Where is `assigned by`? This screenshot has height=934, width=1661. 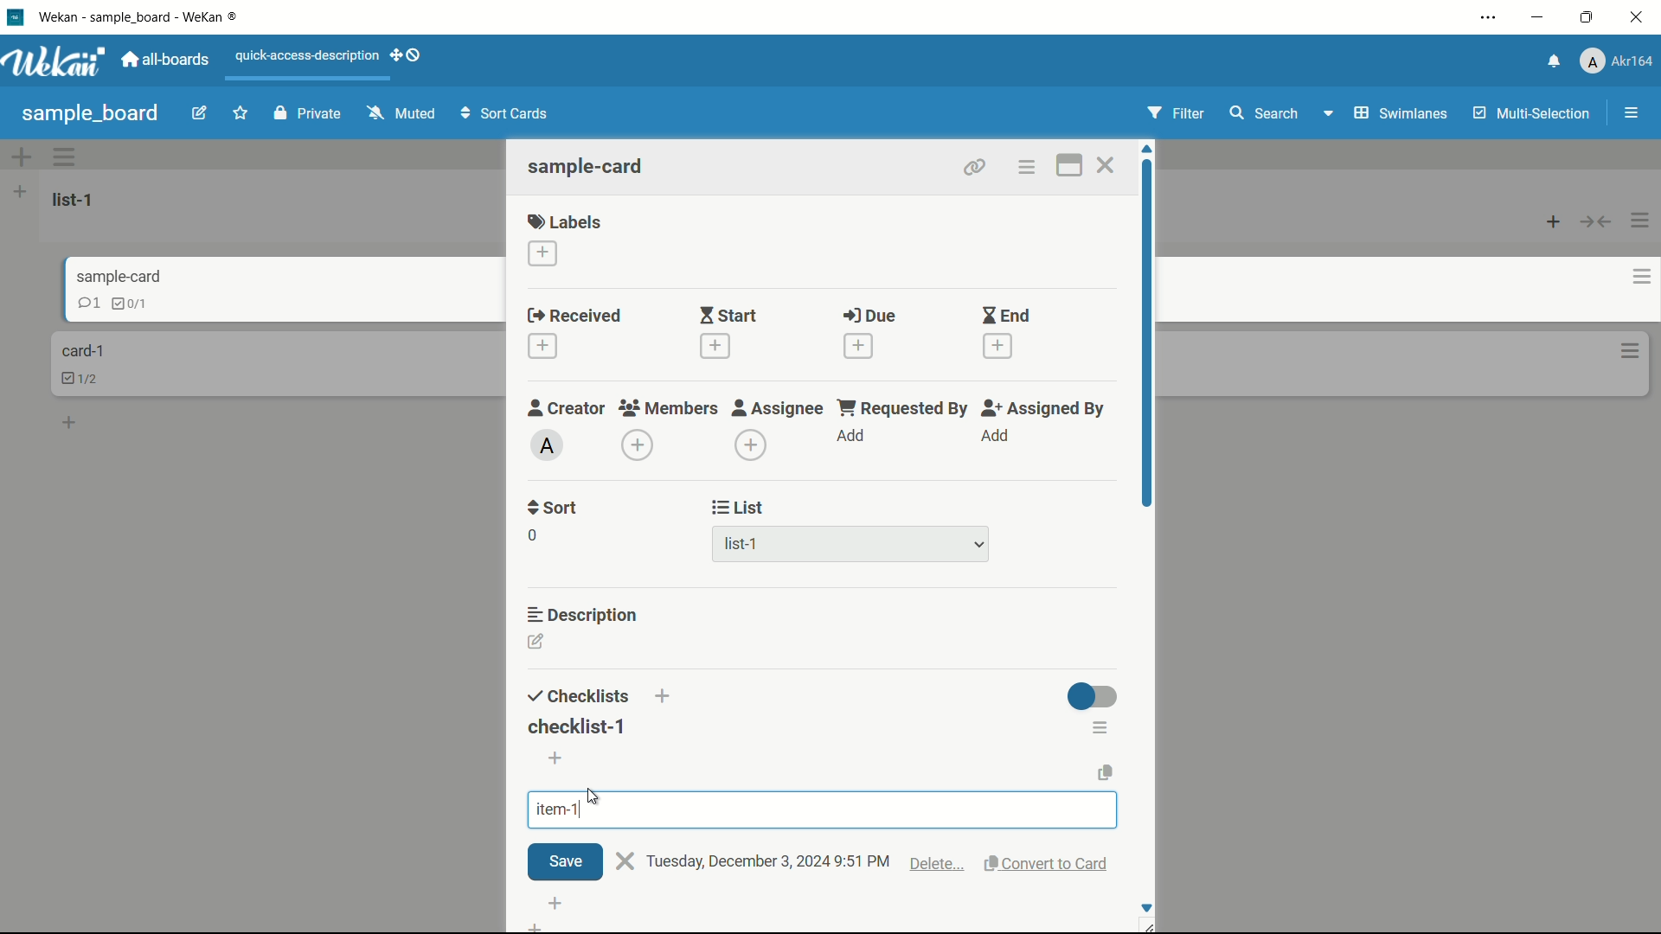
assigned by is located at coordinates (1046, 408).